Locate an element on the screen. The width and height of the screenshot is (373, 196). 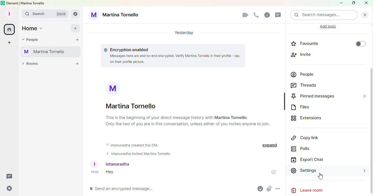
M is located at coordinates (114, 88).